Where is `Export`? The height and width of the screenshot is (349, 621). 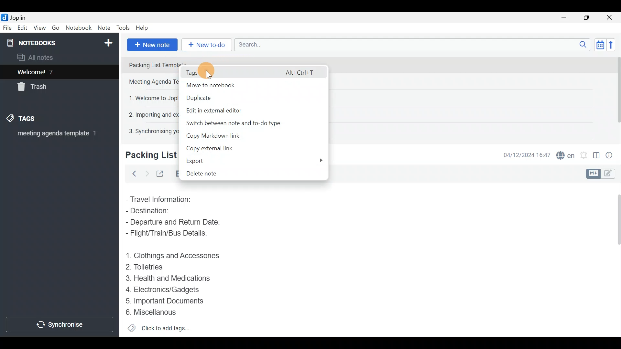 Export is located at coordinates (256, 159).